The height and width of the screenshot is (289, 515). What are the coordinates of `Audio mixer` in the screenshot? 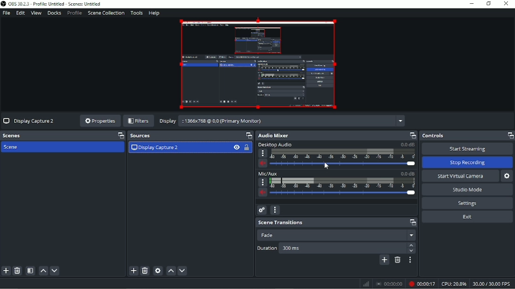 It's located at (336, 136).